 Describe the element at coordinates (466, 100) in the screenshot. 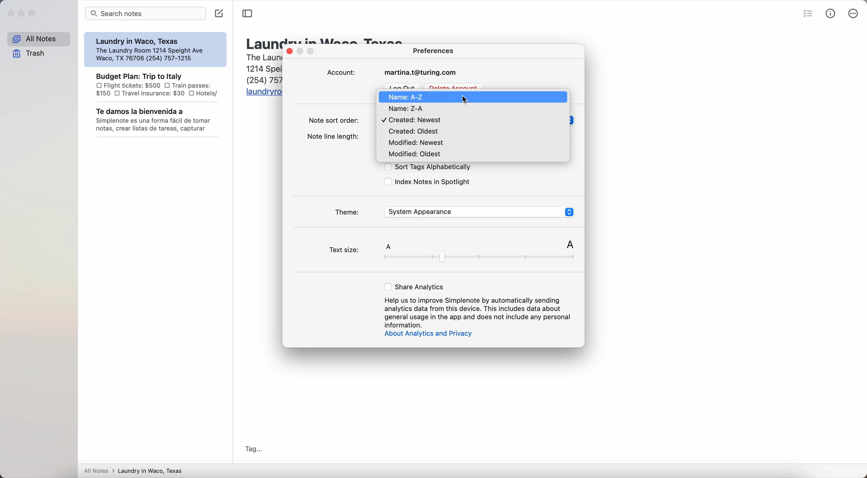

I see `cursor` at that location.